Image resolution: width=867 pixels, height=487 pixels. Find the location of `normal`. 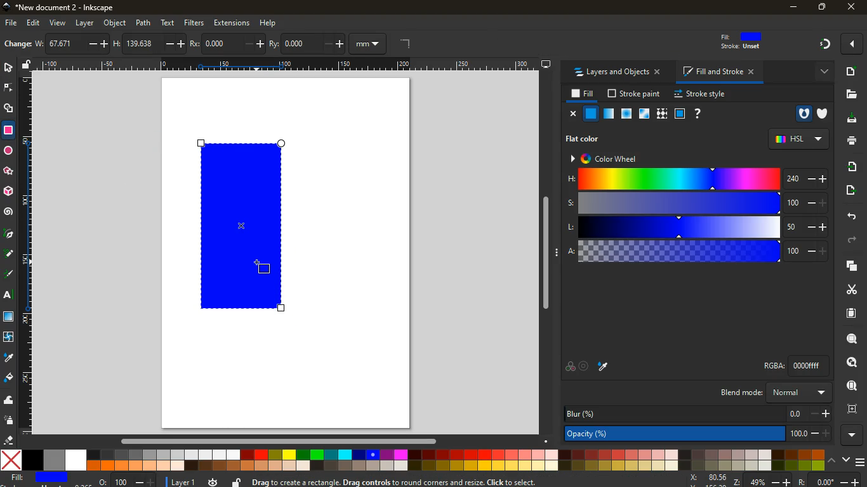

normal is located at coordinates (590, 114).